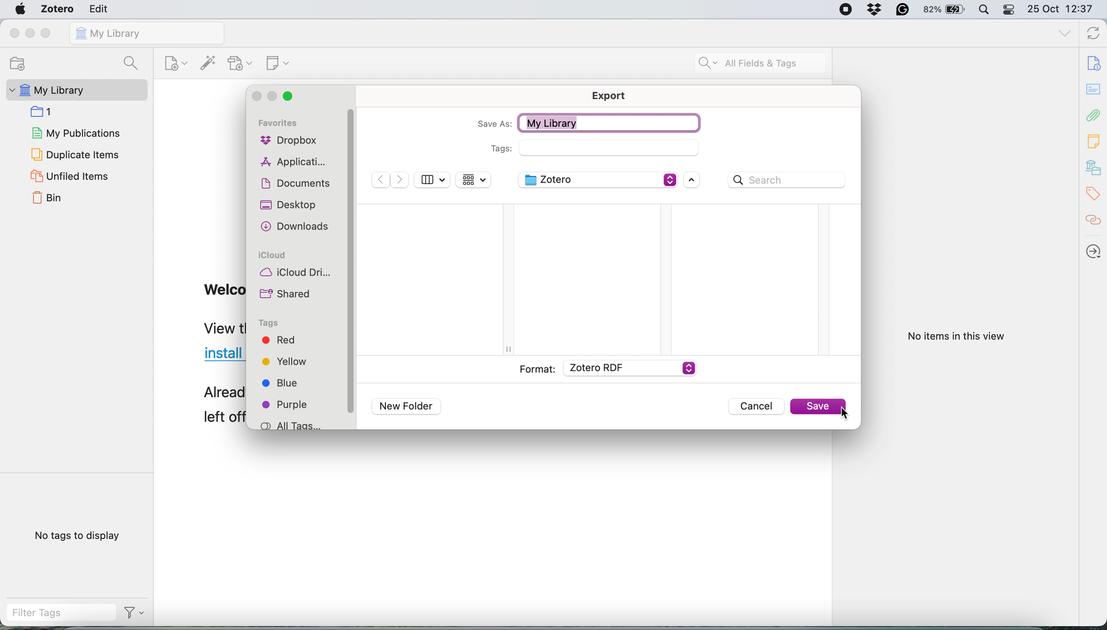  Describe the element at coordinates (607, 368) in the screenshot. I see `Format: Zotero RDF` at that location.